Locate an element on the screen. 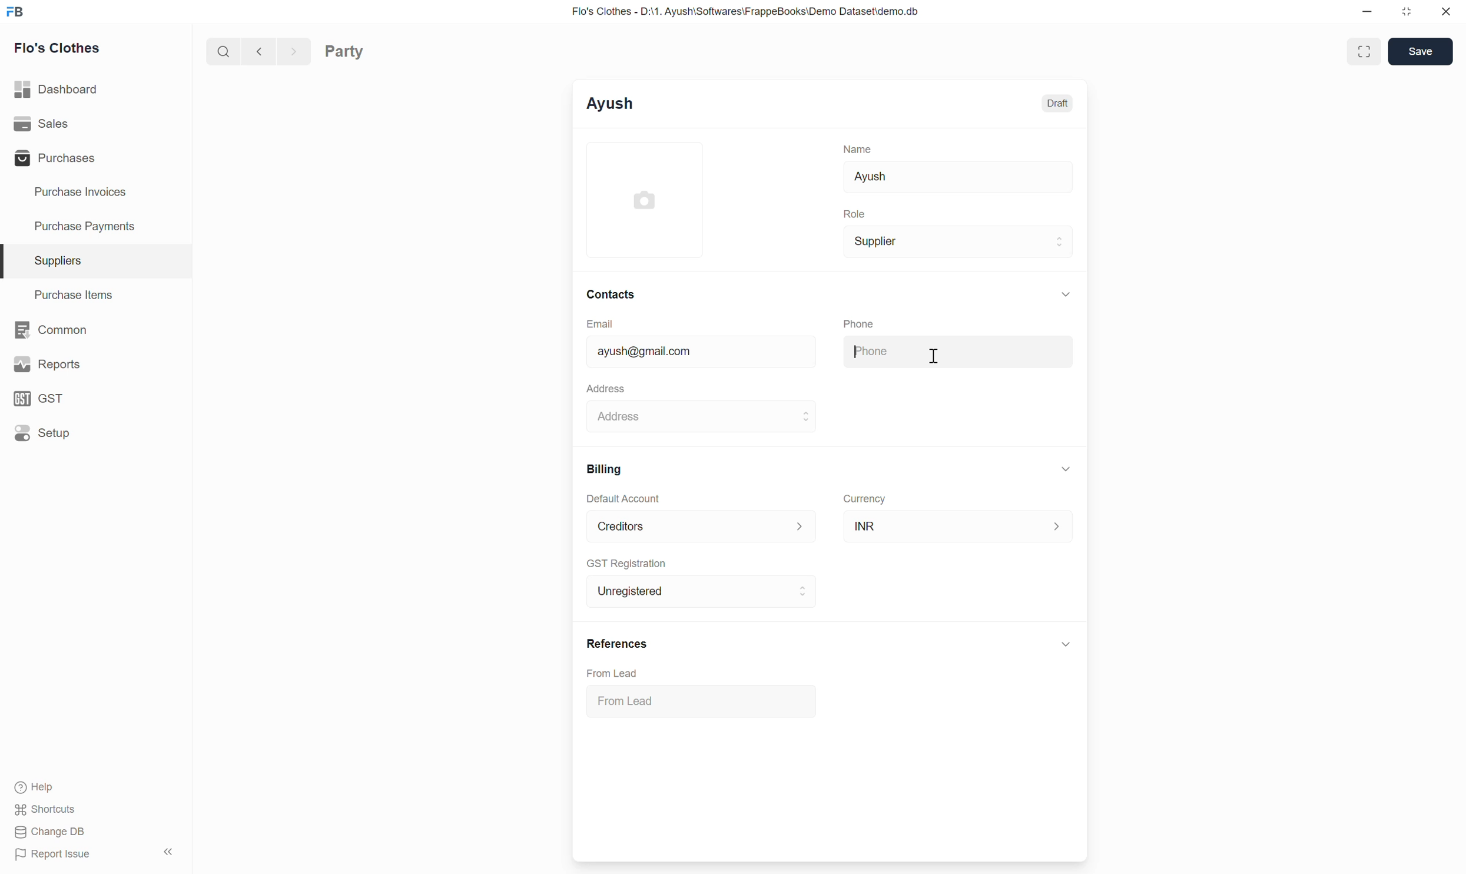 This screenshot has height=874, width=1466. GST is located at coordinates (95, 398).